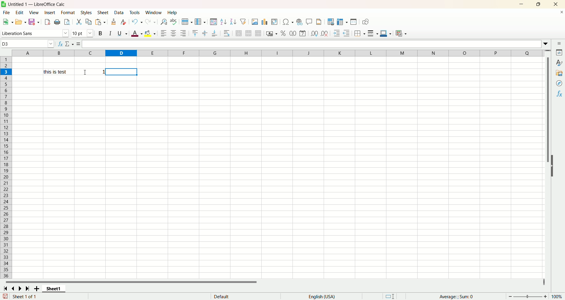  Describe the element at coordinates (222, 296) in the screenshot. I see `page style` at that location.